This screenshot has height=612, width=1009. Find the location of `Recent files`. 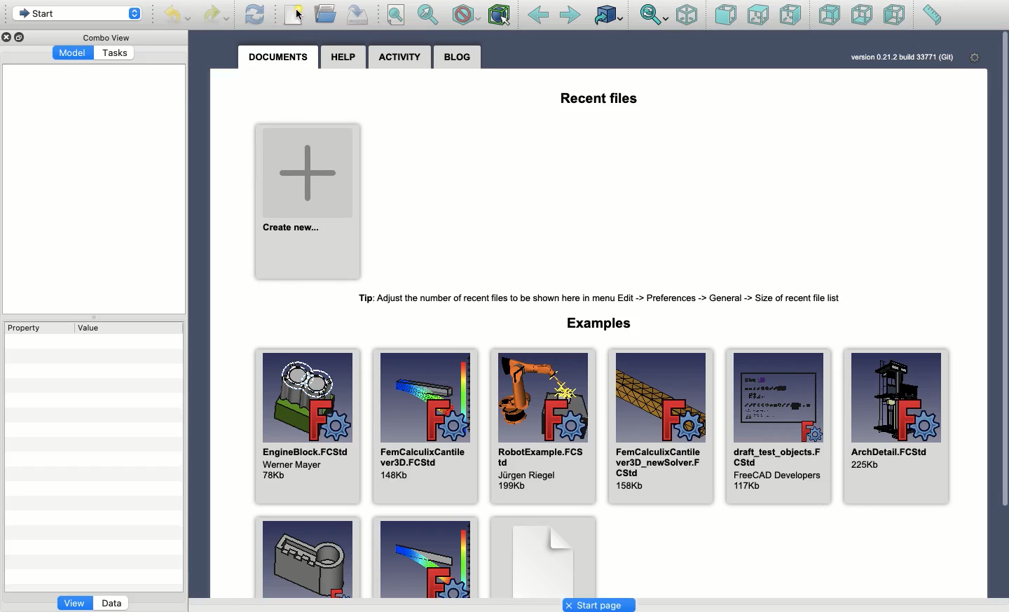

Recent files is located at coordinates (603, 99).